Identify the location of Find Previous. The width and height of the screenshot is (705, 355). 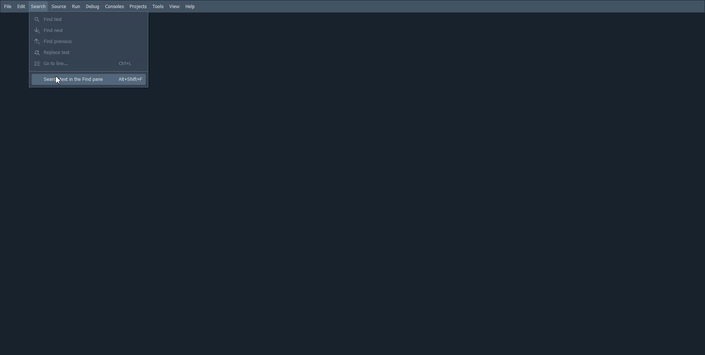
(85, 41).